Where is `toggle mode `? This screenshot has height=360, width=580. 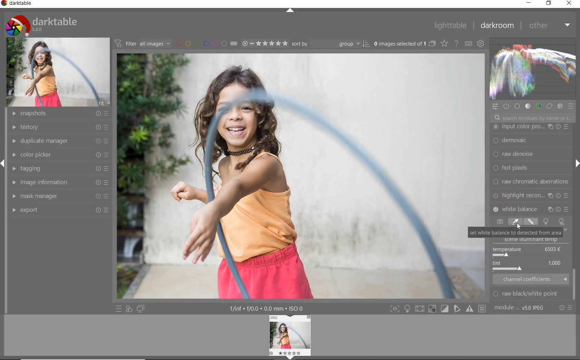 toggle mode  is located at coordinates (457, 310).